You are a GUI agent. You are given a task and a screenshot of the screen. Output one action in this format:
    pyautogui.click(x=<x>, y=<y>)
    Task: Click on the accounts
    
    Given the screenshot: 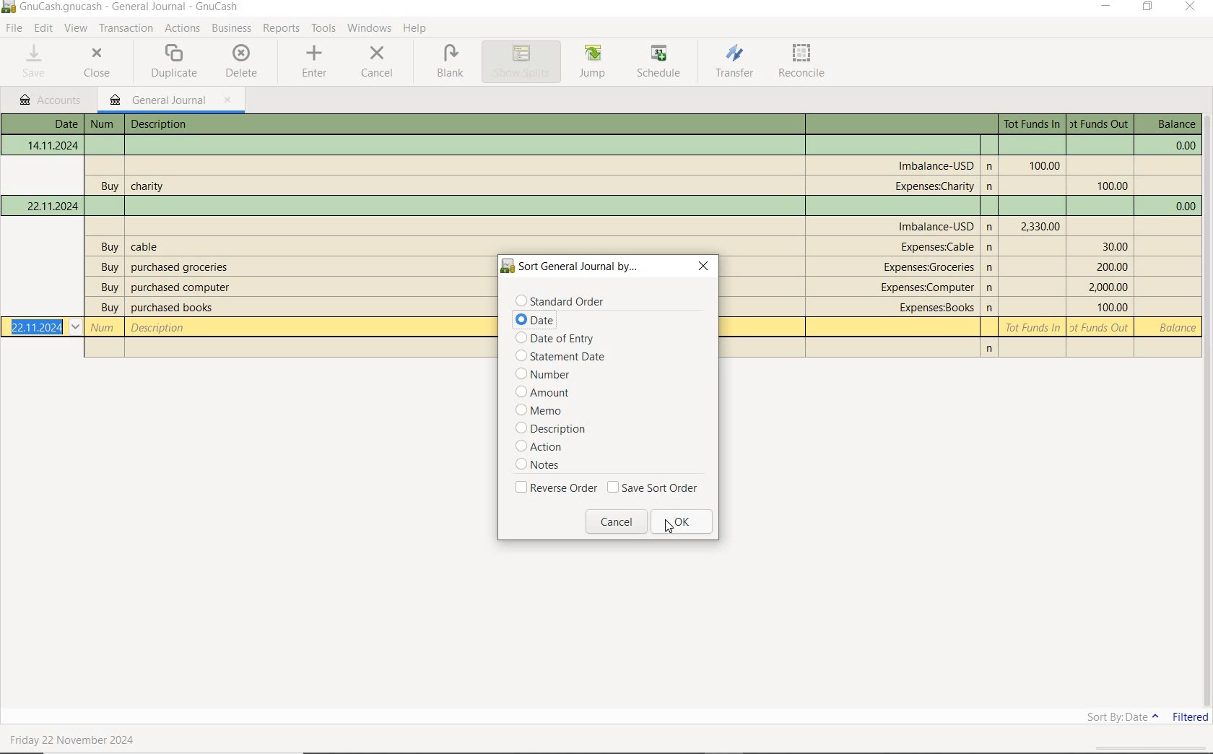 What is the action you would take?
    pyautogui.click(x=52, y=100)
    